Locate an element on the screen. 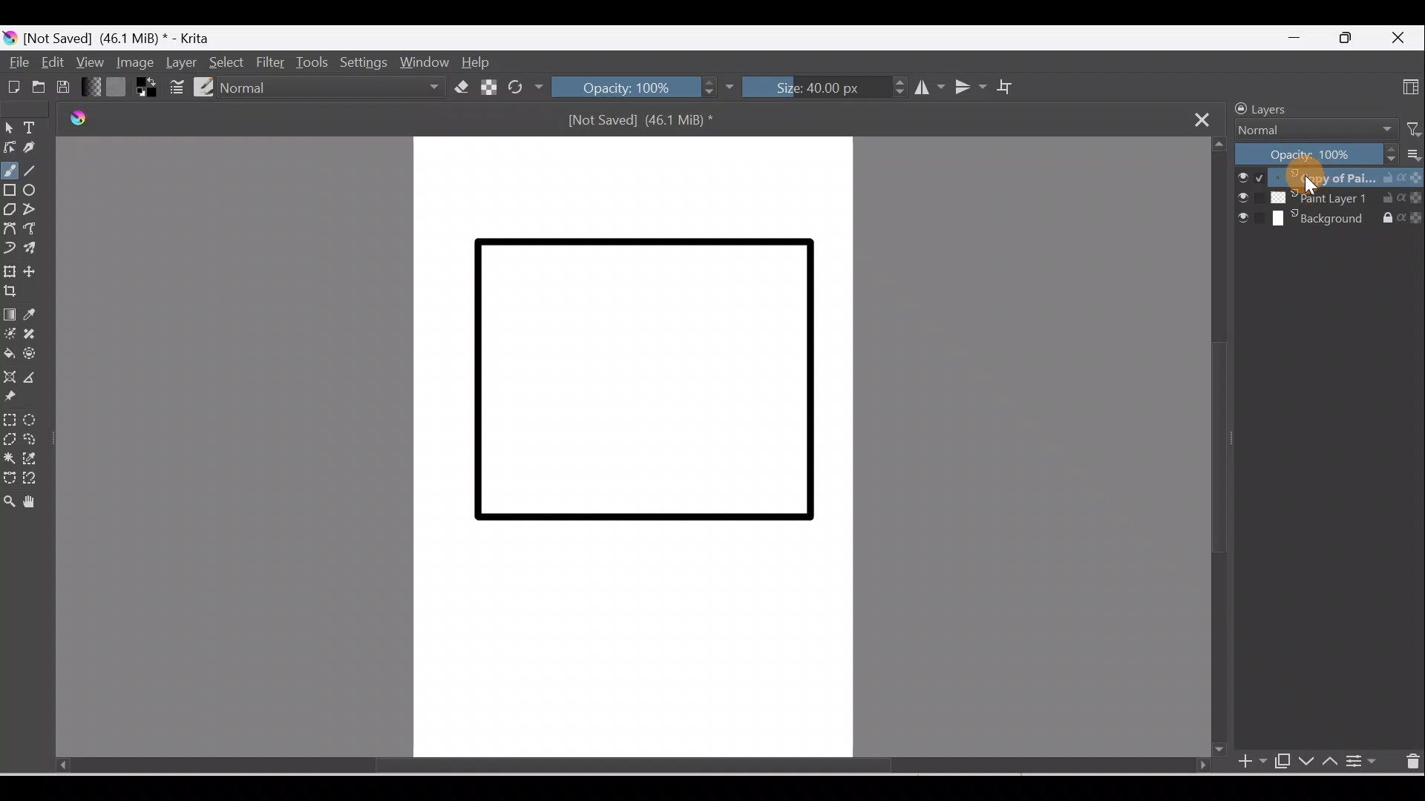 The image size is (1425, 801). Freehand path tool is located at coordinates (37, 231).